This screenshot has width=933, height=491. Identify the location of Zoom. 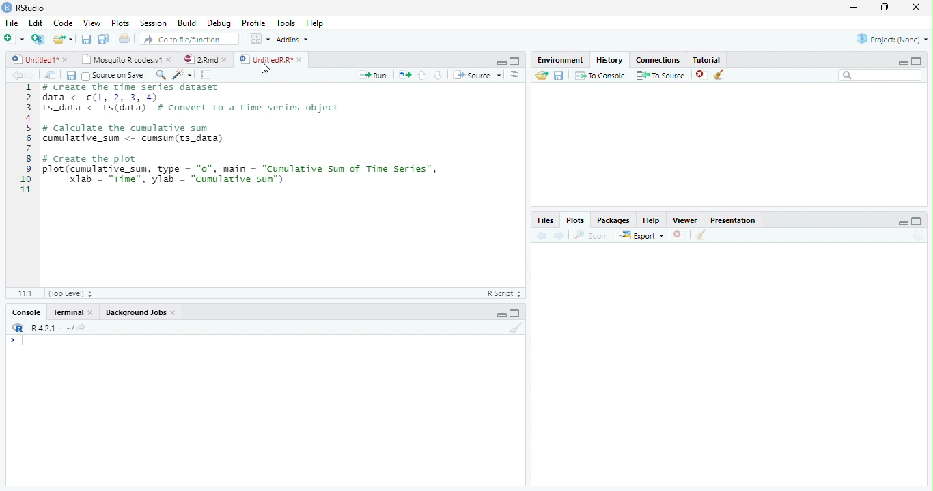
(162, 76).